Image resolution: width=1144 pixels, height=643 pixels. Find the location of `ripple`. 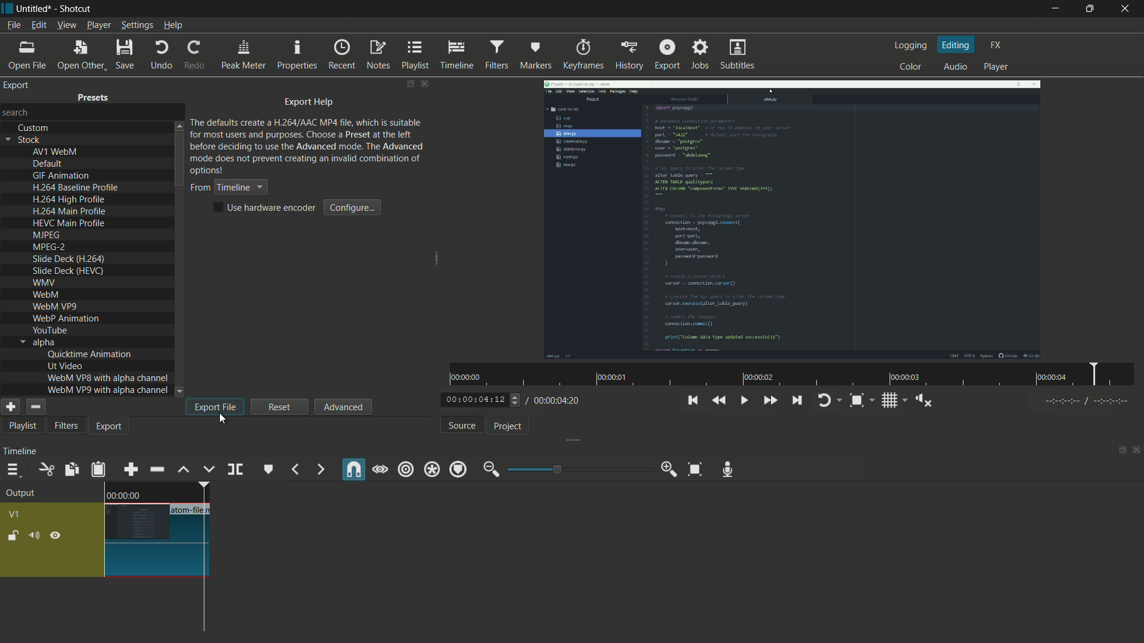

ripple is located at coordinates (406, 470).